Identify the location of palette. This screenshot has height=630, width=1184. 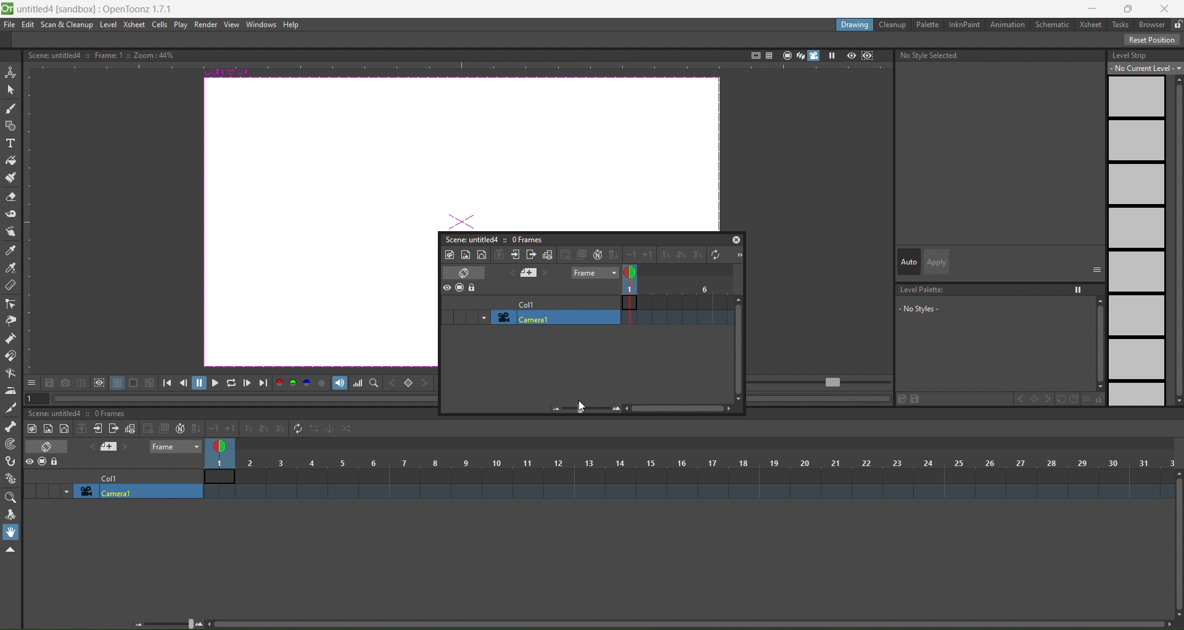
(929, 24).